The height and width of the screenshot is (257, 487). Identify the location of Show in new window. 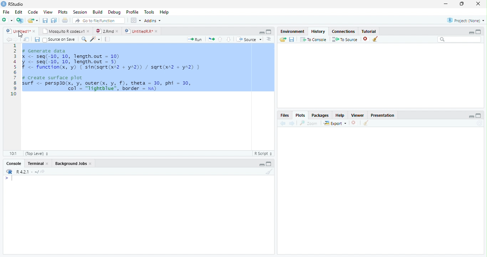
(26, 39).